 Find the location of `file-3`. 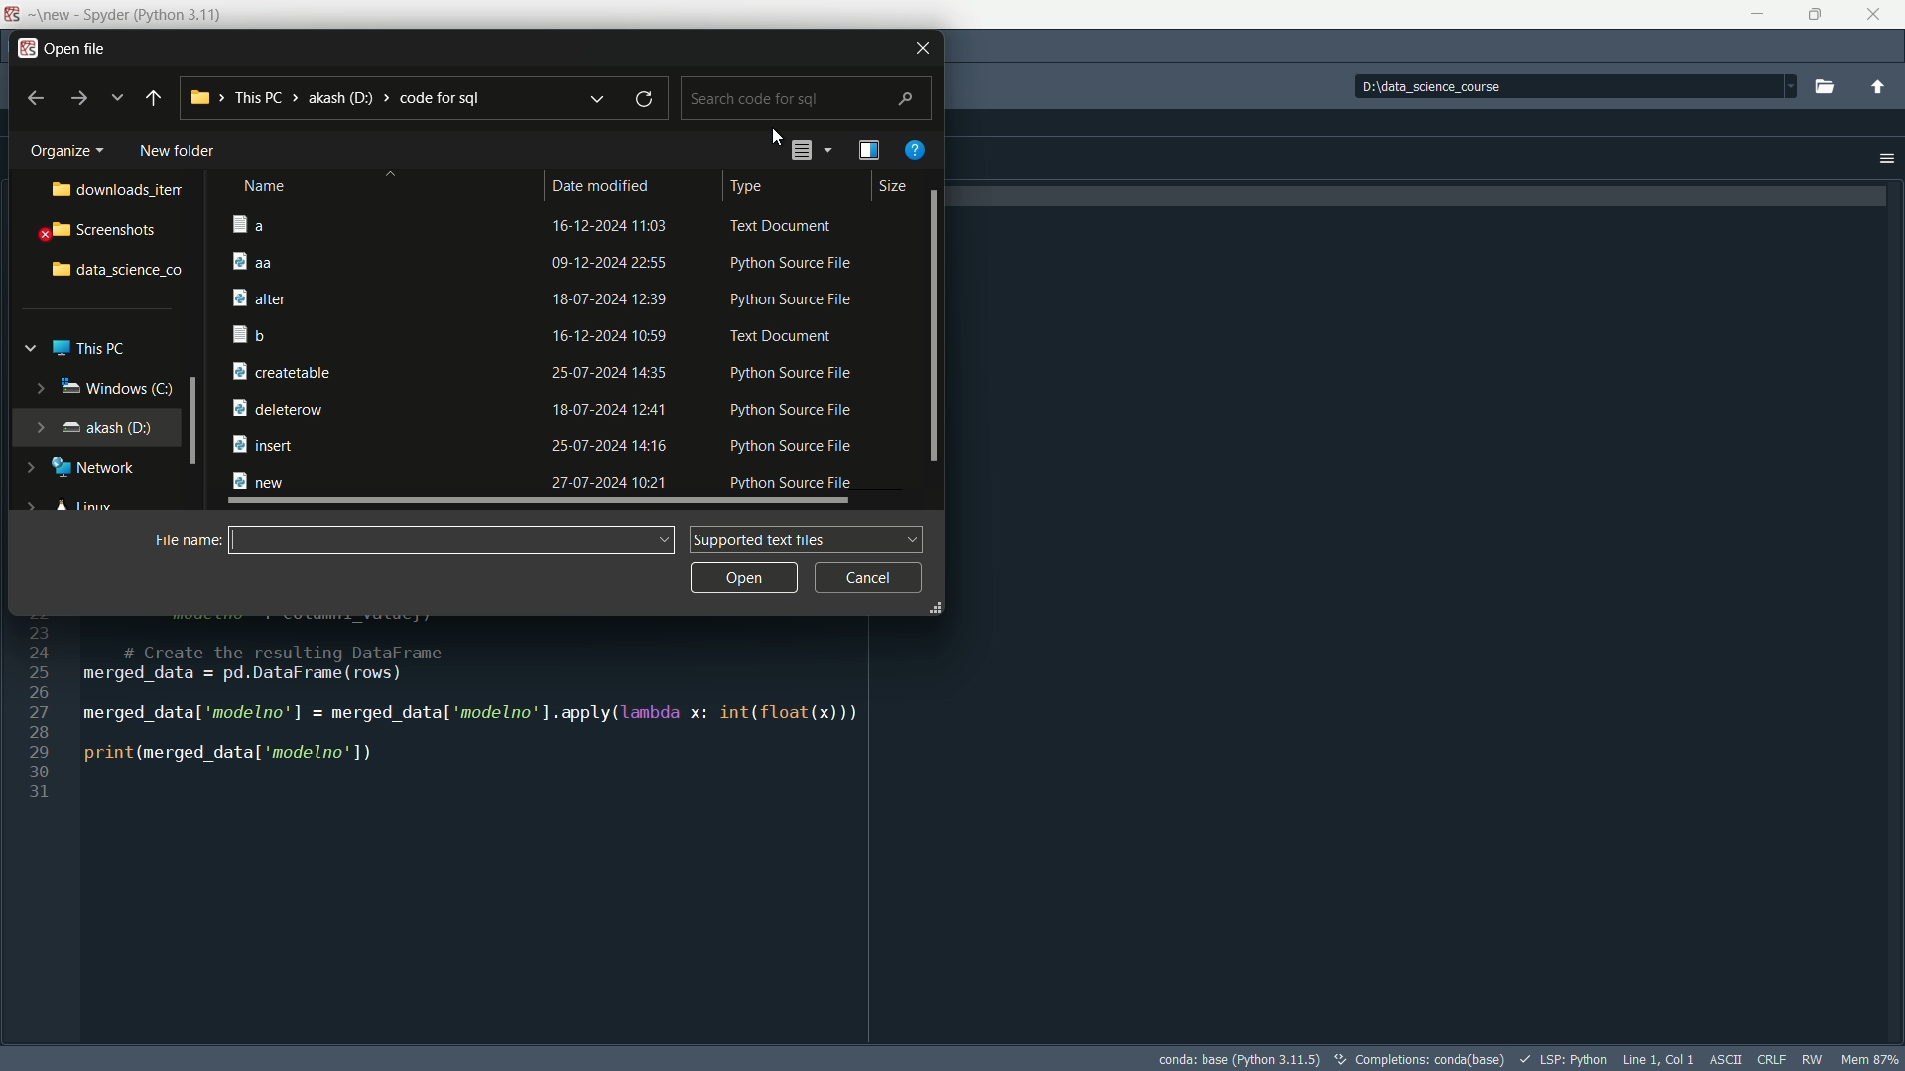

file-3 is located at coordinates (547, 300).